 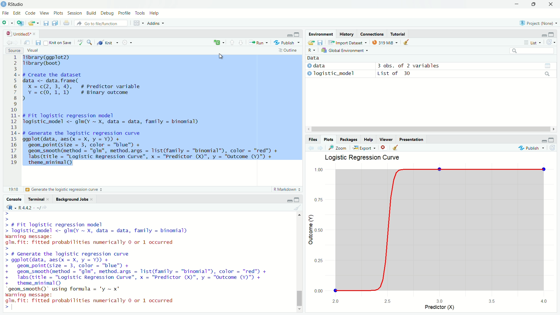 I want to click on Refresh current plot, so click(x=552, y=148).